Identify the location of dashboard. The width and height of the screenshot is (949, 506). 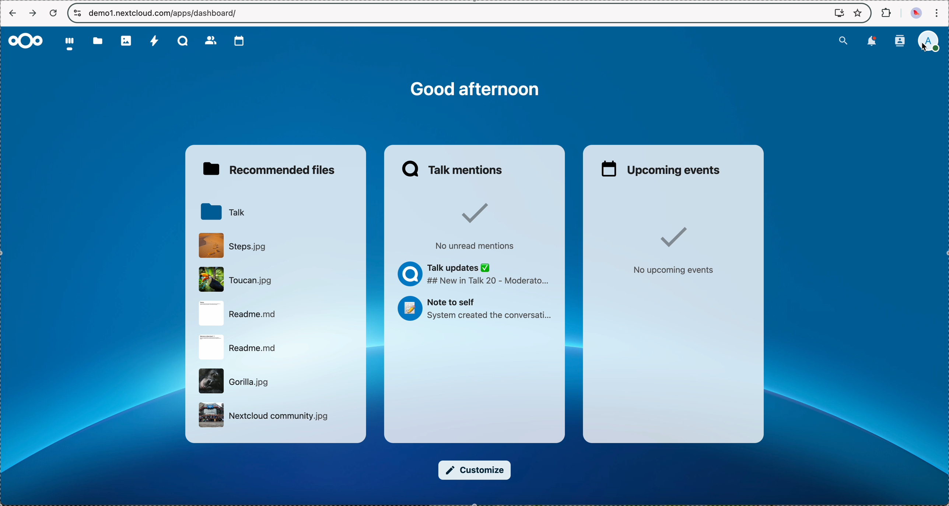
(70, 45).